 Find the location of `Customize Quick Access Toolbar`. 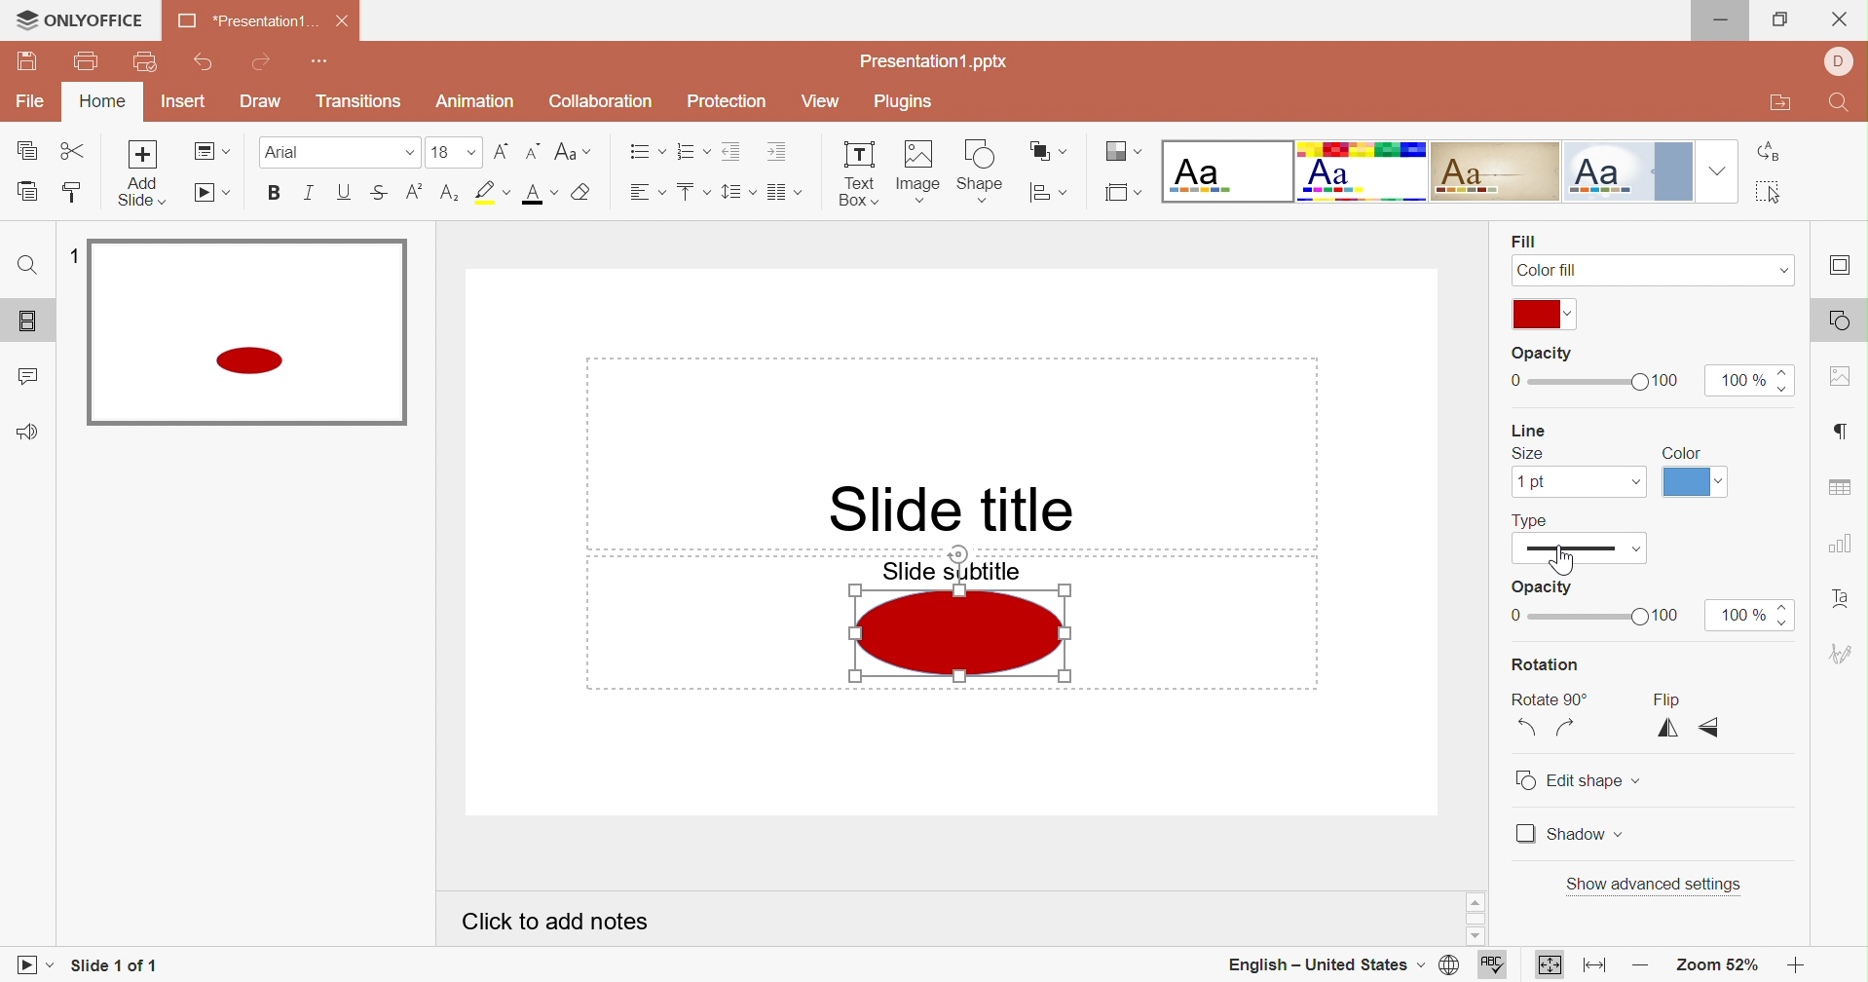

Customize Quick Access Toolbar is located at coordinates (322, 64).